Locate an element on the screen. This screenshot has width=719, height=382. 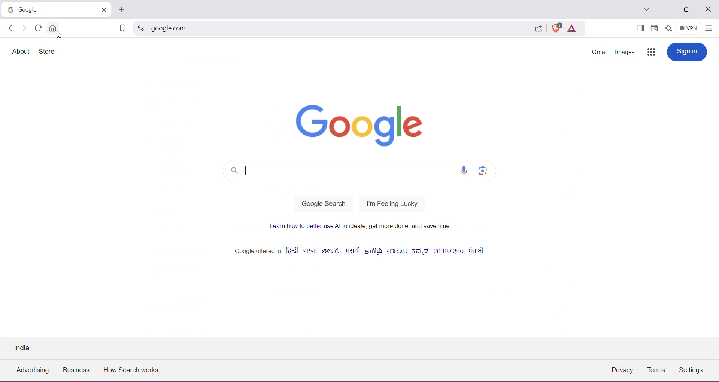
Business is located at coordinates (78, 371).